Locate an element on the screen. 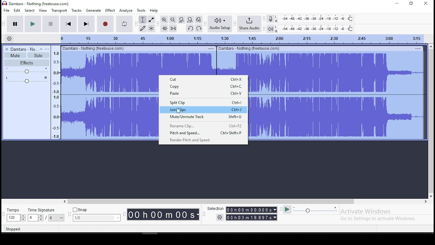 The height and width of the screenshot is (245, 435). volume is located at coordinates (27, 71).